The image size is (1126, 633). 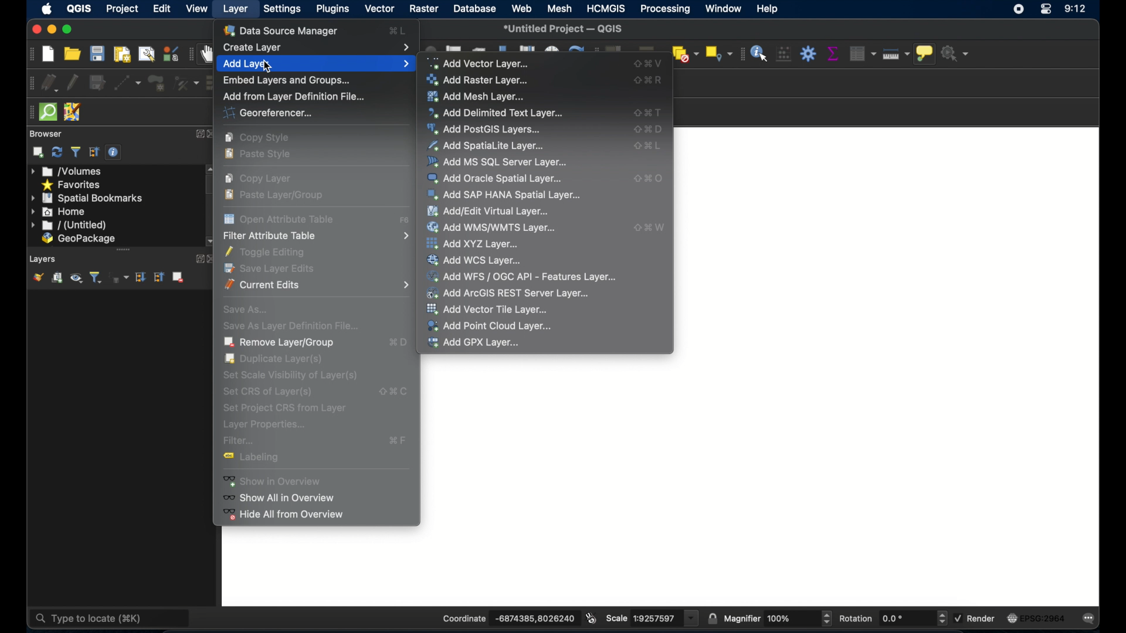 What do you see at coordinates (72, 81) in the screenshot?
I see `toggle editing` at bounding box center [72, 81].